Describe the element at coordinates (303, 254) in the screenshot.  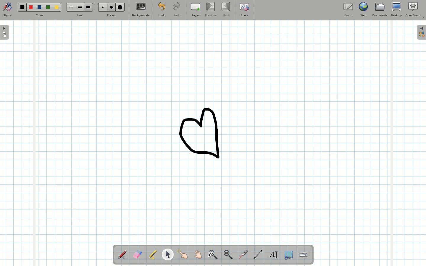
I see `TextInput` at that location.